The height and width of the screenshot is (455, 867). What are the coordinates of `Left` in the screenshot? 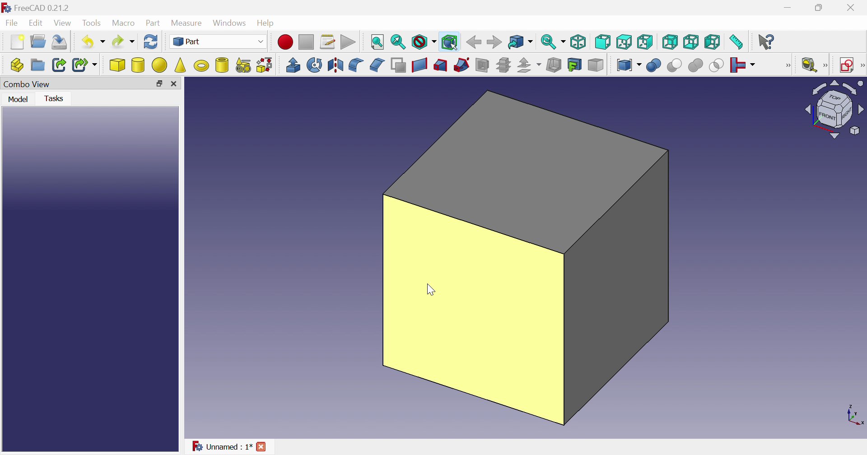 It's located at (713, 42).